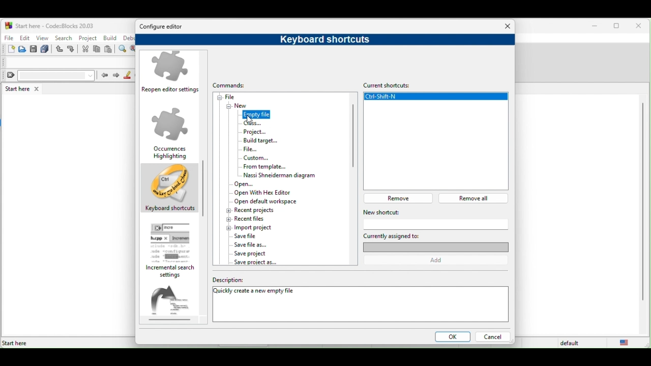  I want to click on reopen editor settings, so click(172, 74).